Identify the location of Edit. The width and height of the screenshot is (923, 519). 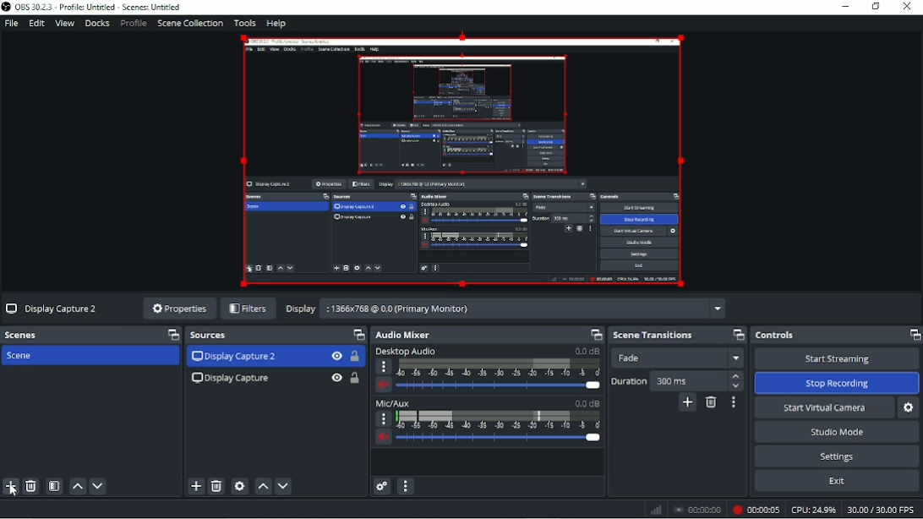
(37, 24).